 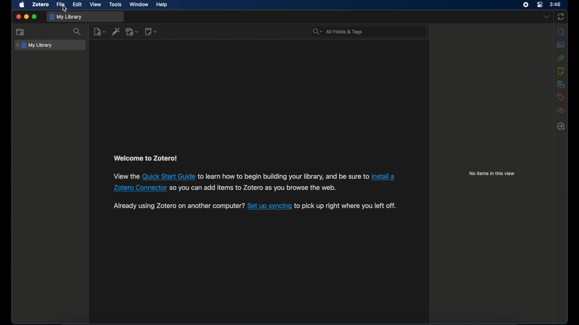 What do you see at coordinates (492, 174) in the screenshot?
I see `no items in this view` at bounding box center [492, 174].